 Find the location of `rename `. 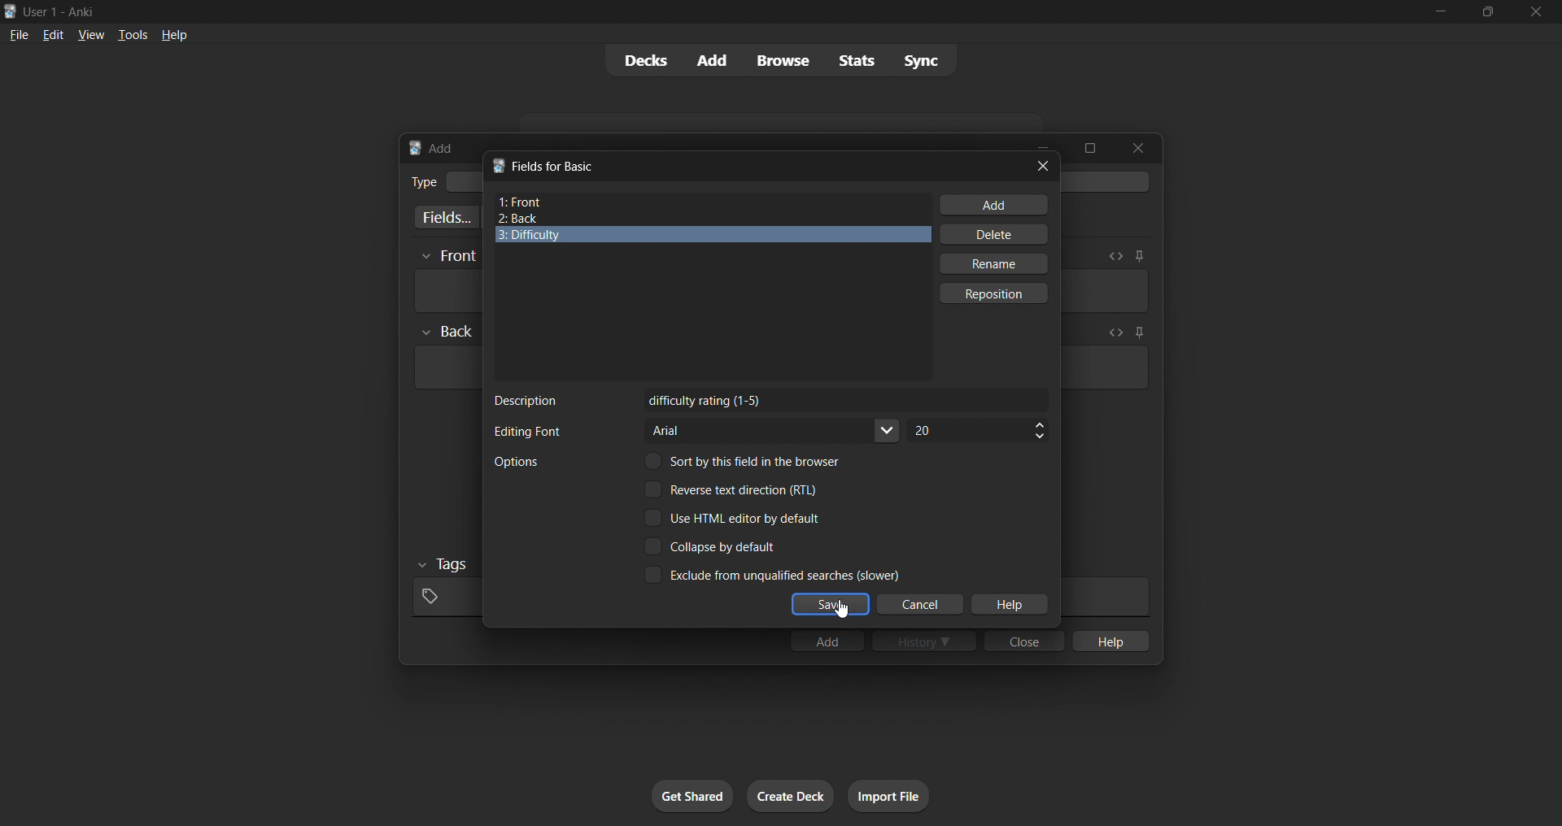

rename  is located at coordinates (993, 263).